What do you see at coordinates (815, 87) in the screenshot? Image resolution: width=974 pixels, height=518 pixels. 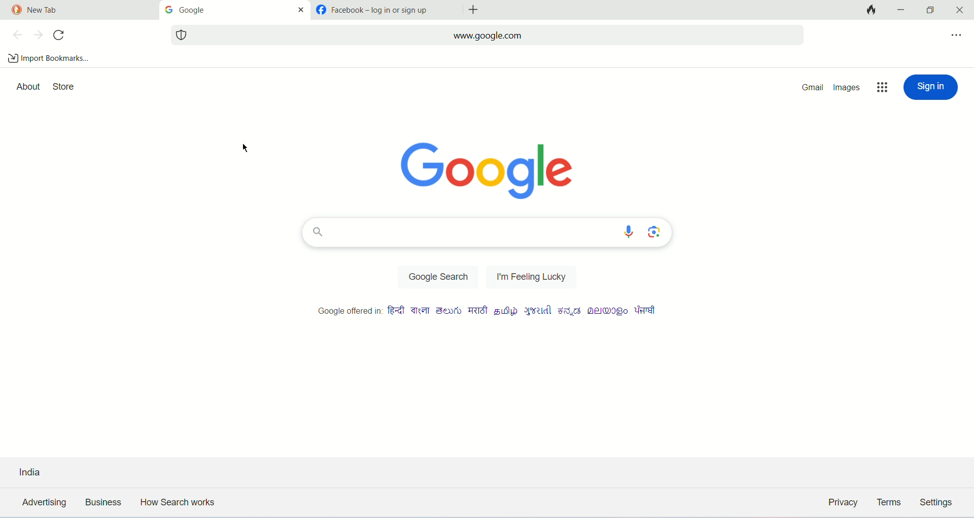 I see `gmail` at bounding box center [815, 87].